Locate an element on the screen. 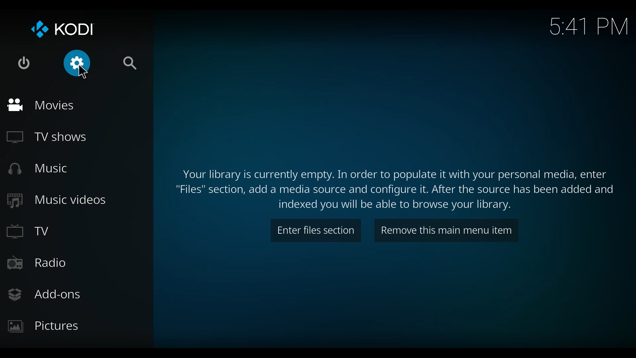  Exit is located at coordinates (24, 63).